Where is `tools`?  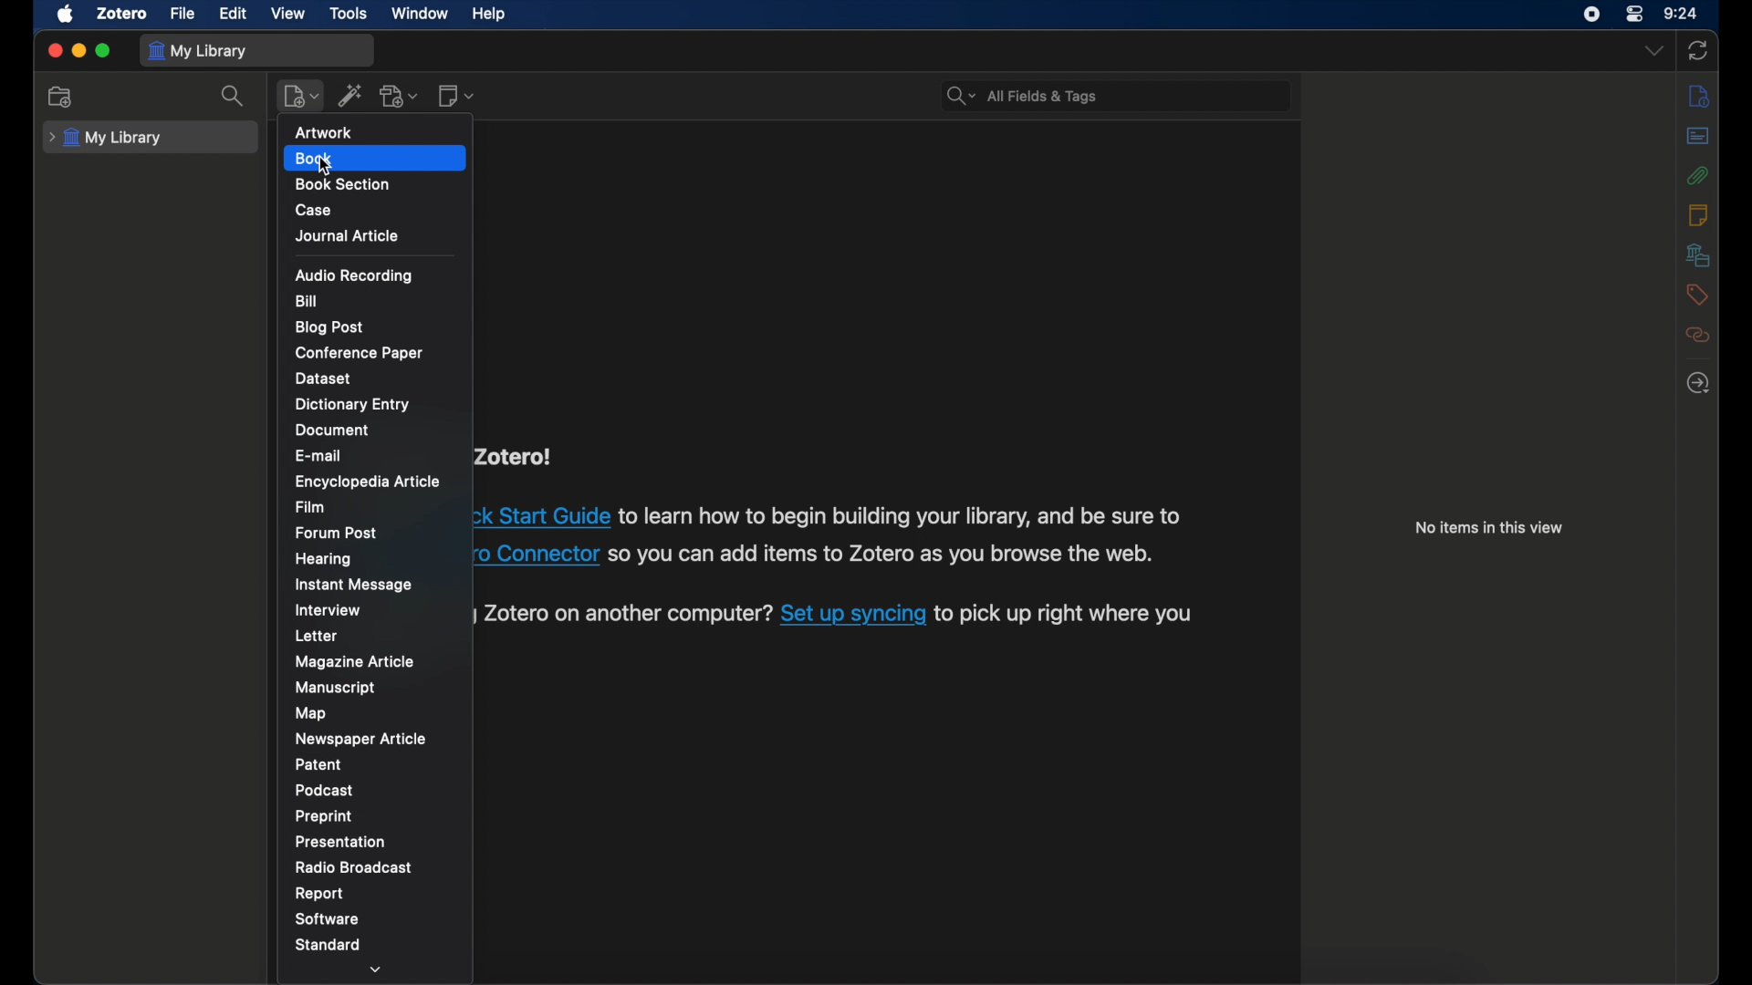 tools is located at coordinates (349, 14).